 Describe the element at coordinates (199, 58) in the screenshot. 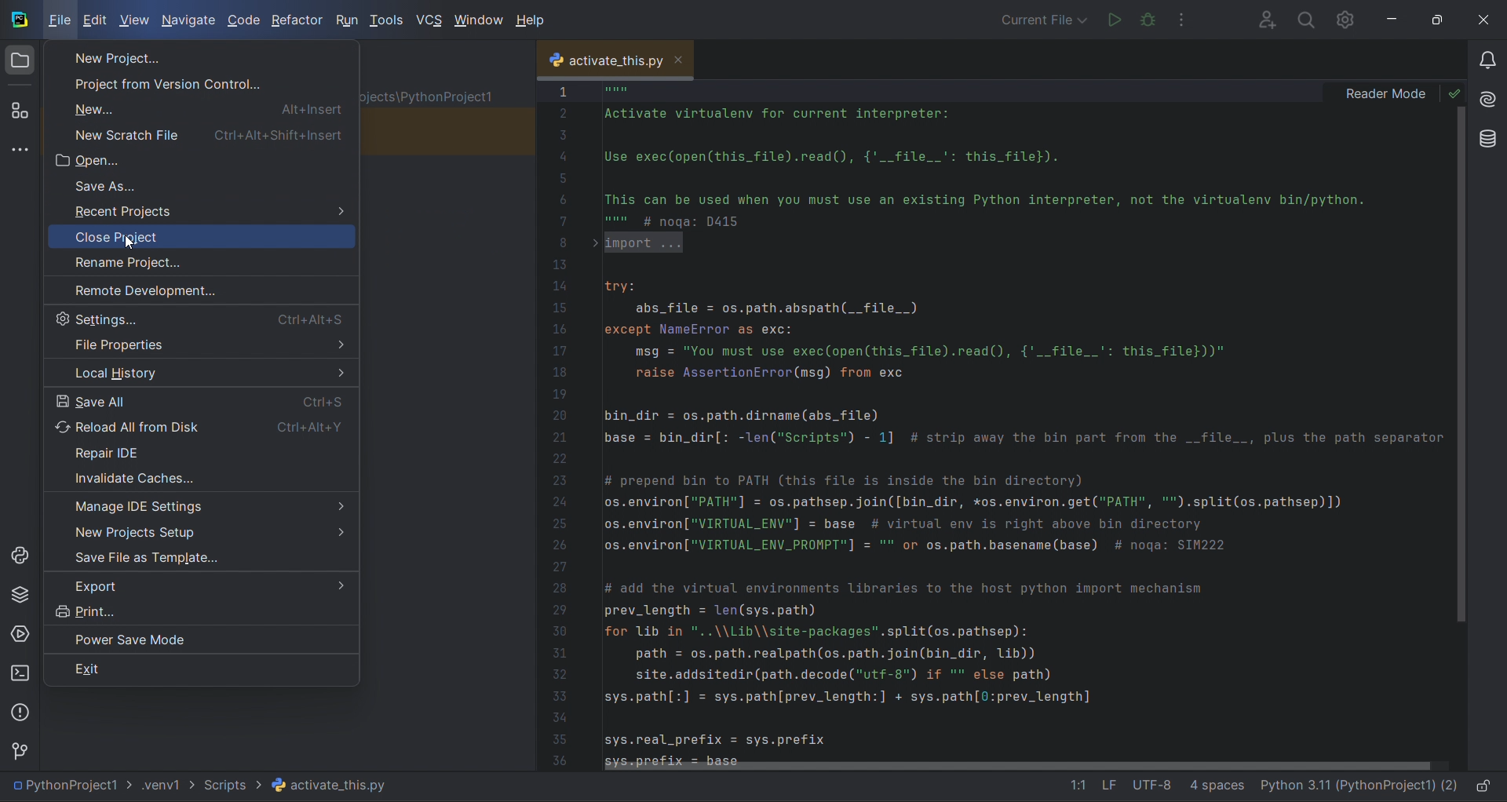

I see `new project` at that location.